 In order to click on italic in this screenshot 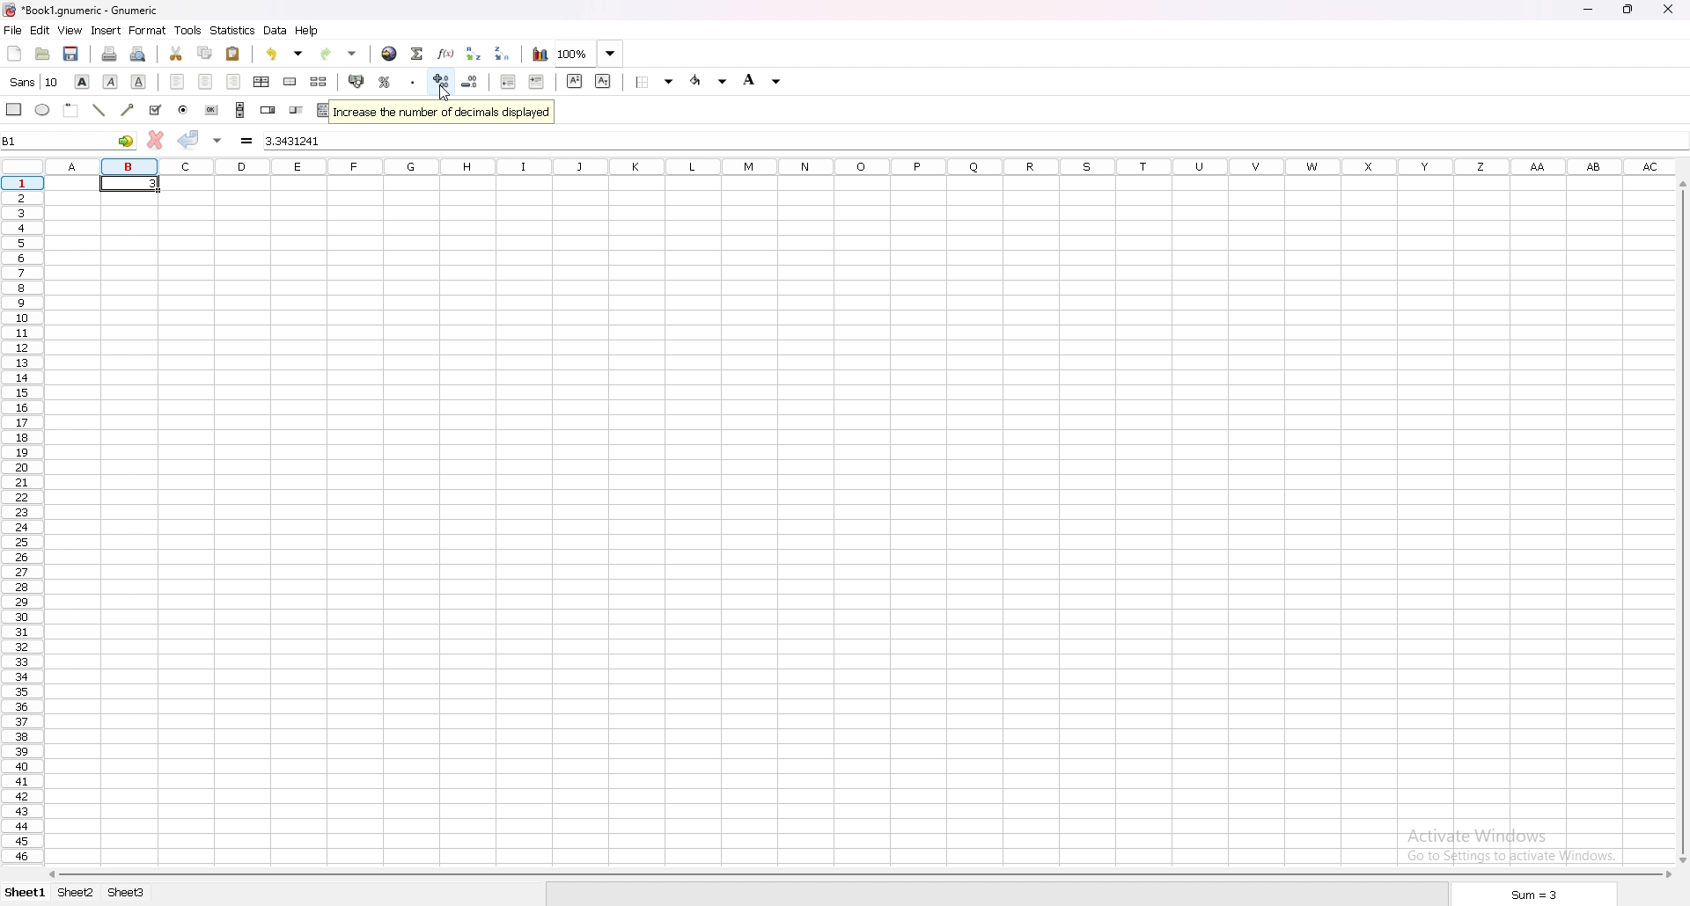, I will do `click(113, 81)`.